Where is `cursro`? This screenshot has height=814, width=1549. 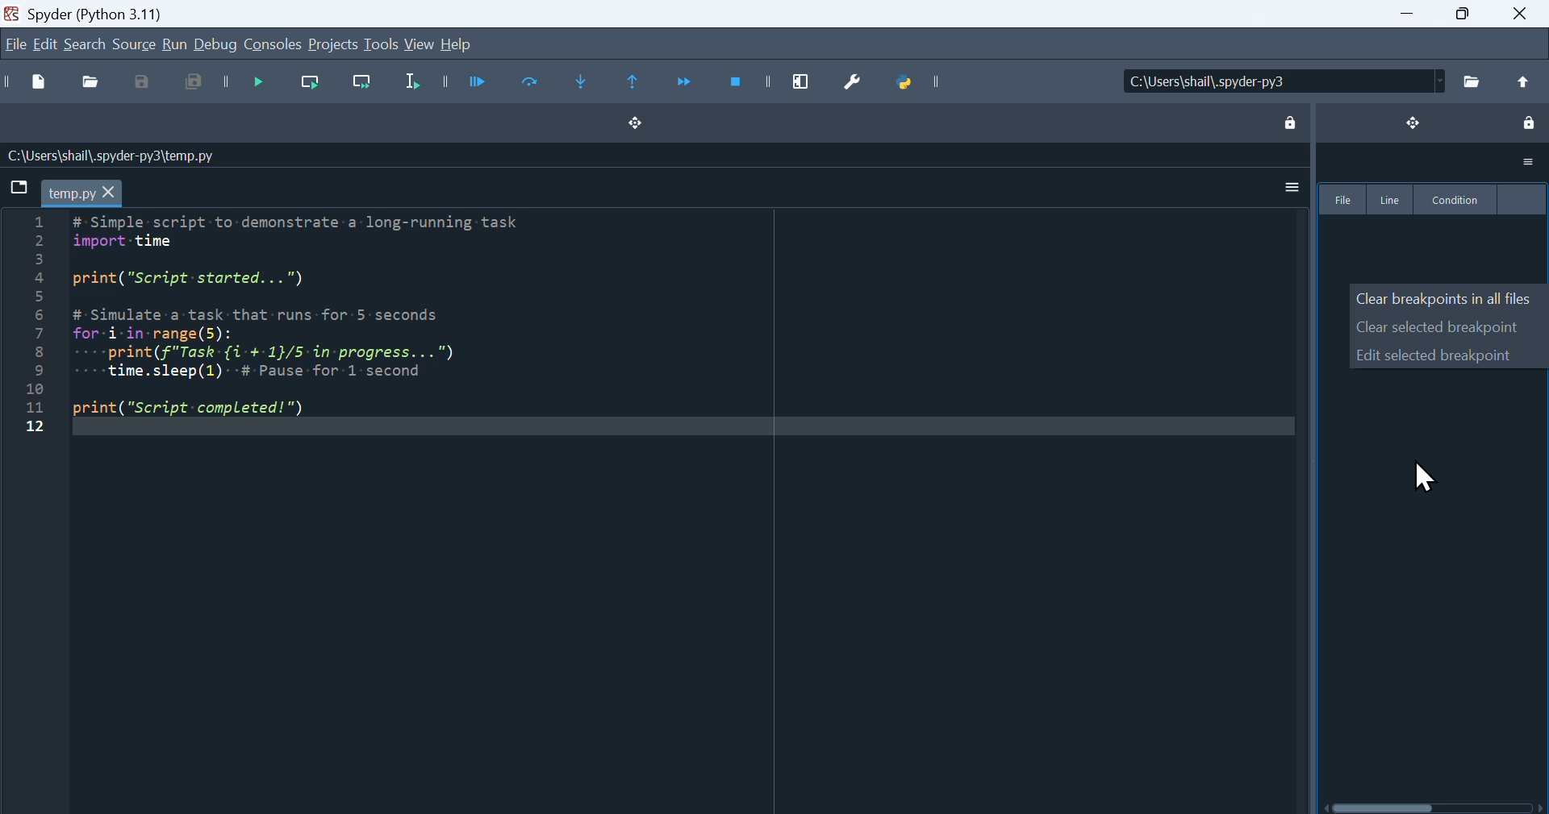
cursro is located at coordinates (1427, 476).